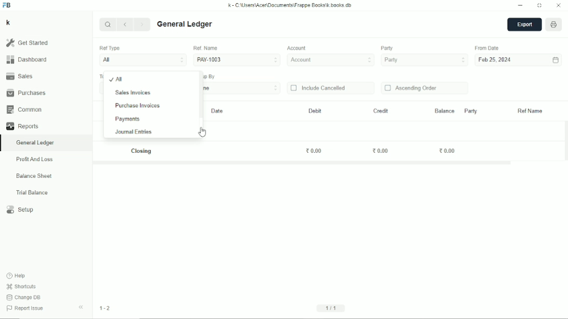 This screenshot has height=319, width=568. Describe the element at coordinates (34, 176) in the screenshot. I see `Balance sheet` at that location.